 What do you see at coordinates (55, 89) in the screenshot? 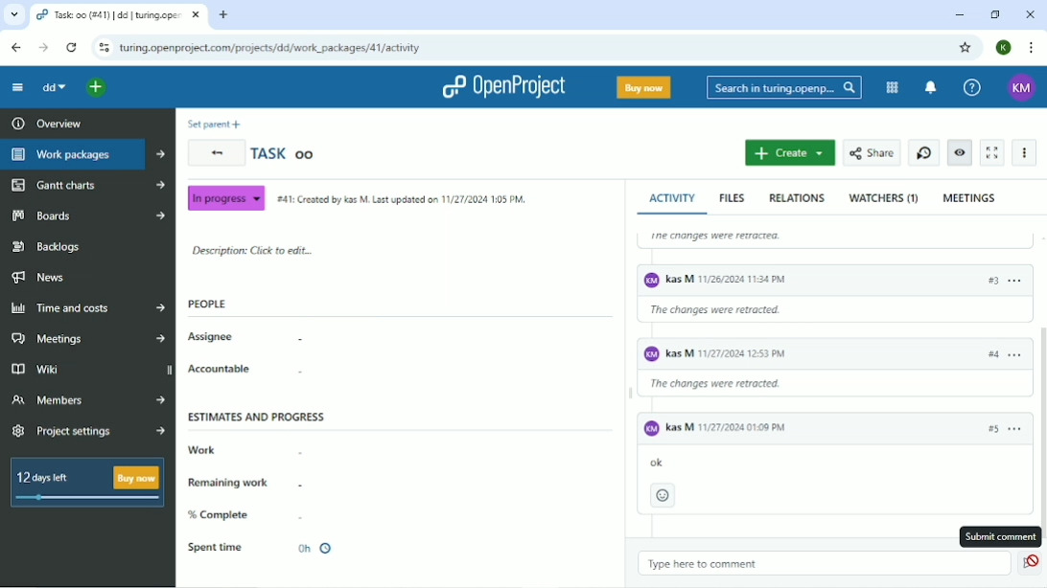
I see `dd` at bounding box center [55, 89].